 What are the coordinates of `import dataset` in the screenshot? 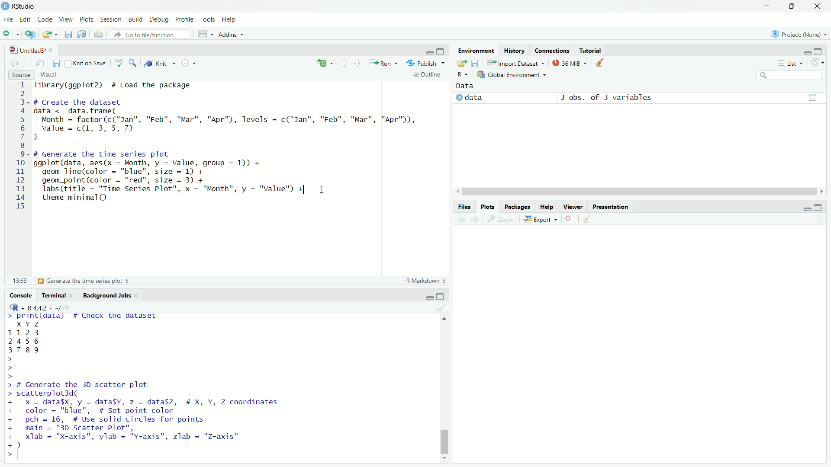 It's located at (515, 63).